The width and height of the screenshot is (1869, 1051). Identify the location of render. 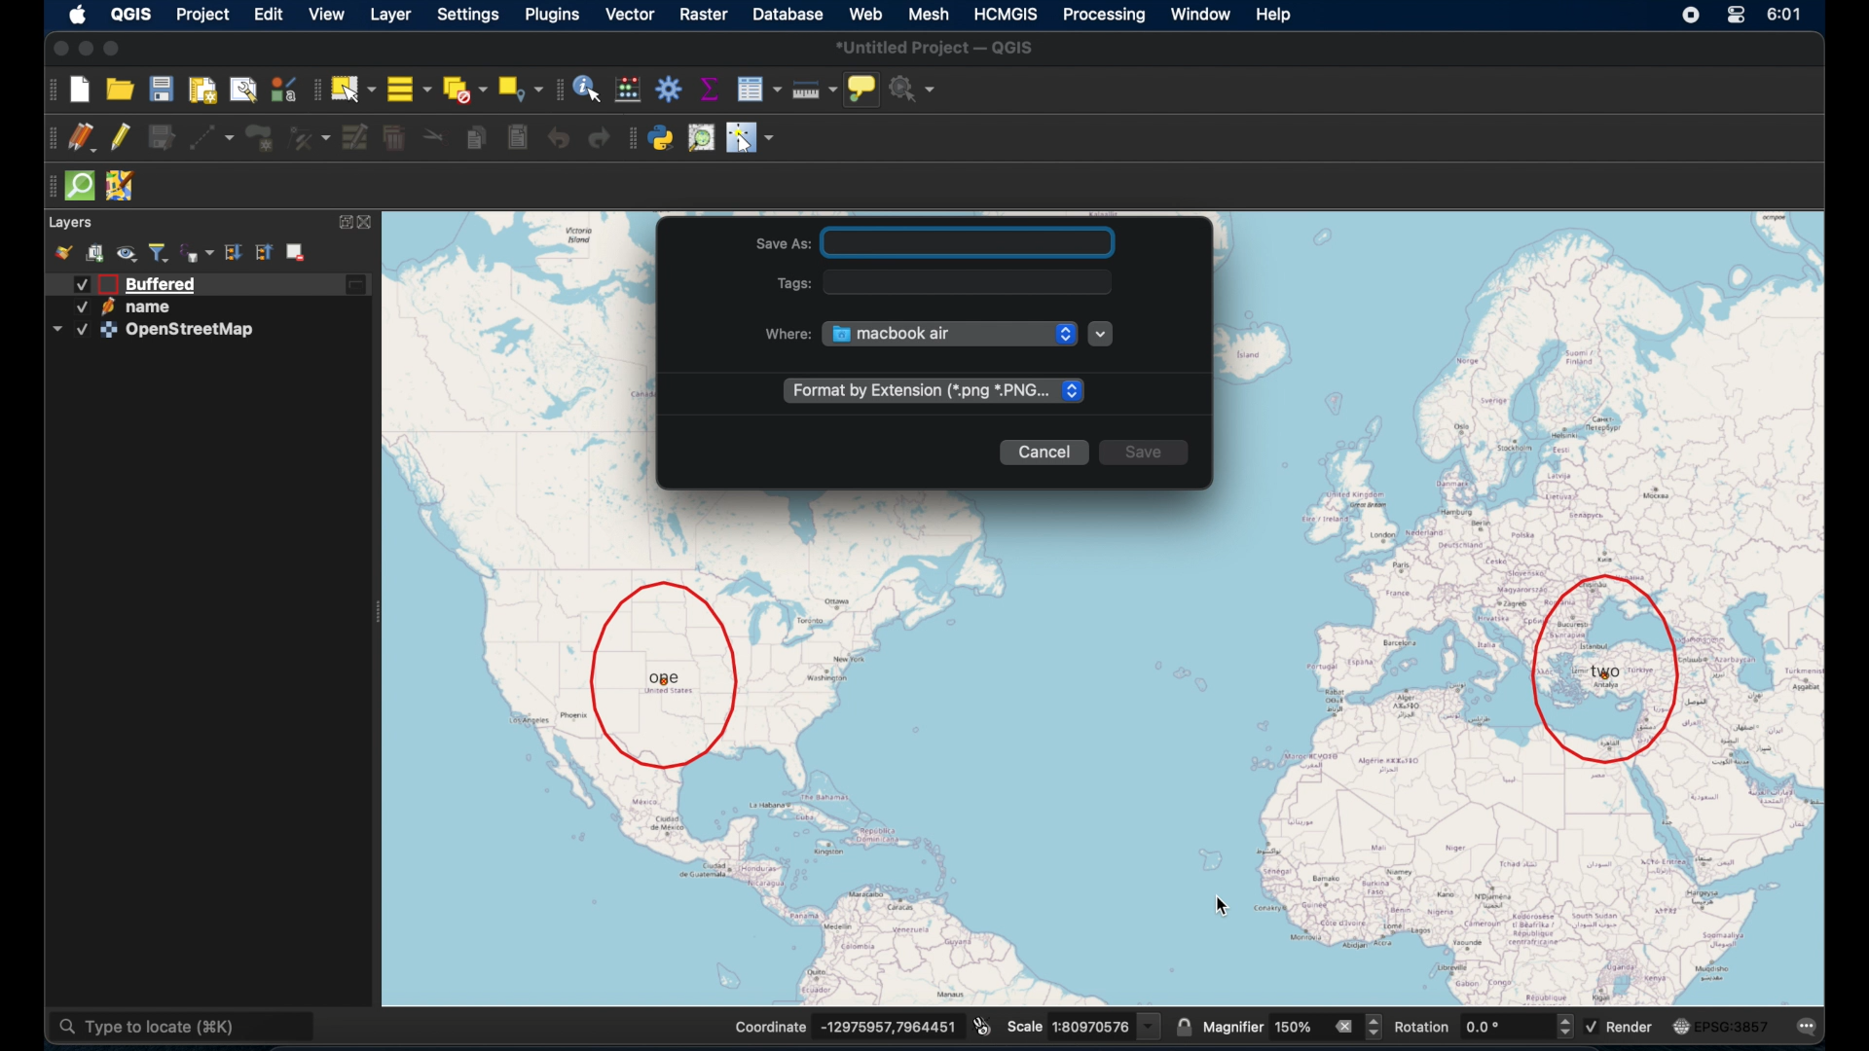
(1631, 1028).